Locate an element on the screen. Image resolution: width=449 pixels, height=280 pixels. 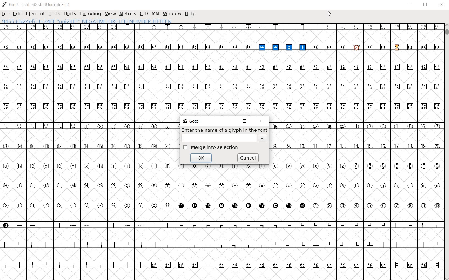
9455 (0x24ef) U+24EF "uni24EF" NEGATIVE CIRCLED NUMBER FIFTEEN is located at coordinates (87, 21).